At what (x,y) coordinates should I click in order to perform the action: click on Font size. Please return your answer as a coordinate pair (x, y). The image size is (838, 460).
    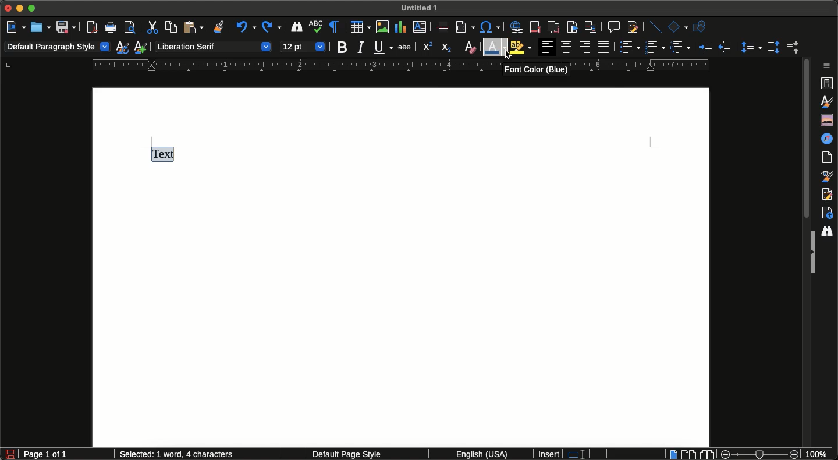
    Looking at the image, I should click on (303, 45).